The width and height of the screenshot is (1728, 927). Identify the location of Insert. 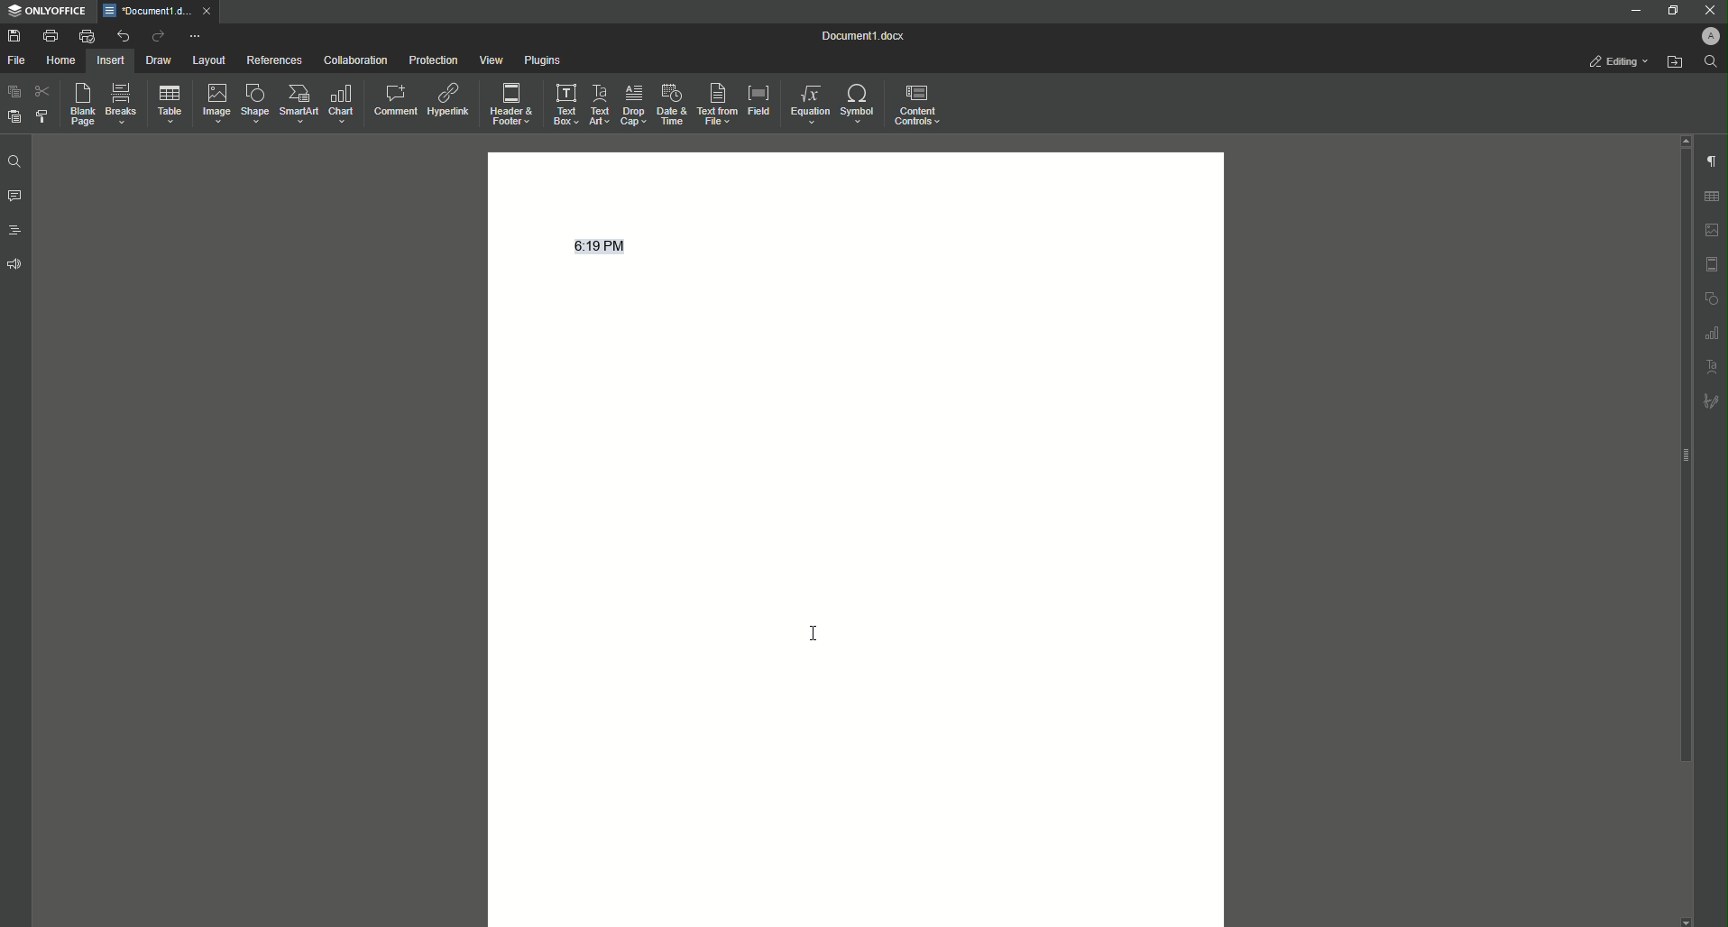
(111, 60).